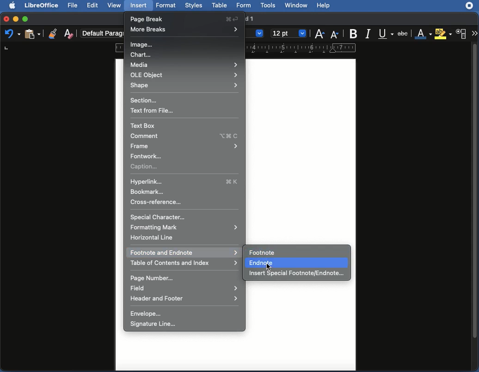  What do you see at coordinates (295, 6) in the screenshot?
I see `window` at bounding box center [295, 6].